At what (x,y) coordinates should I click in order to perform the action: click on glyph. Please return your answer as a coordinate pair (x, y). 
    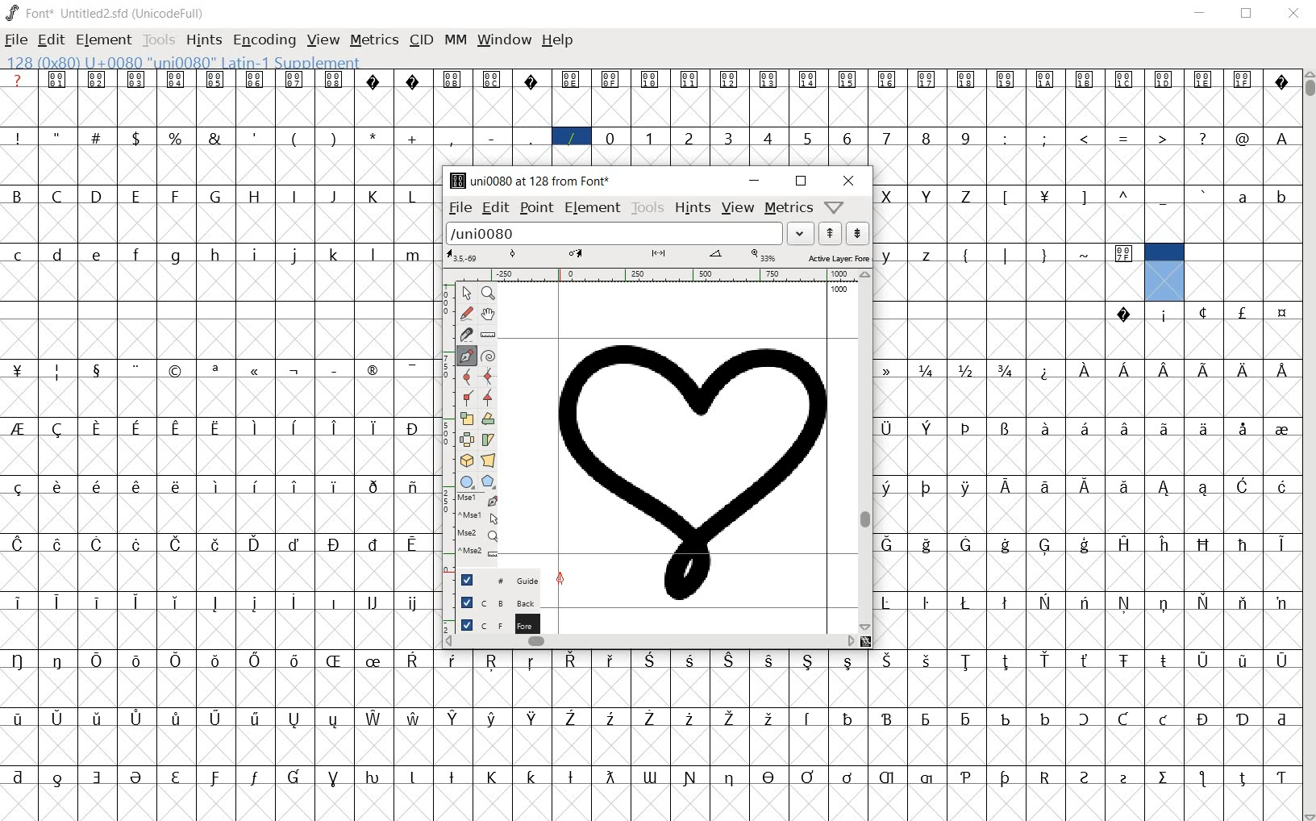
    Looking at the image, I should click on (806, 79).